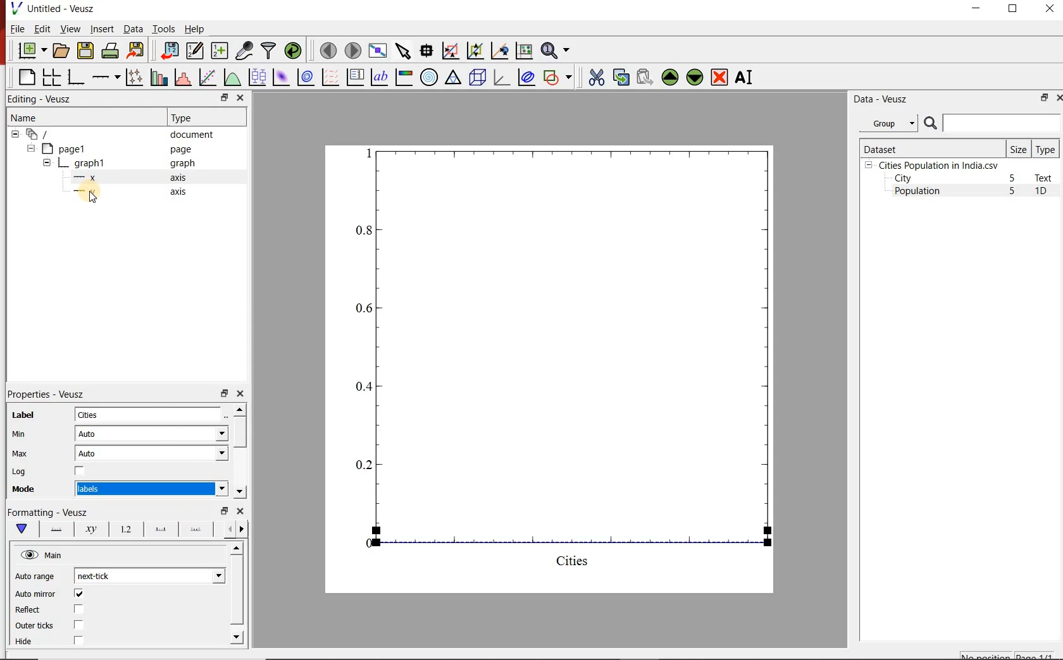 The image size is (1063, 660). What do you see at coordinates (378, 51) in the screenshot?
I see `view plot full screen` at bounding box center [378, 51].